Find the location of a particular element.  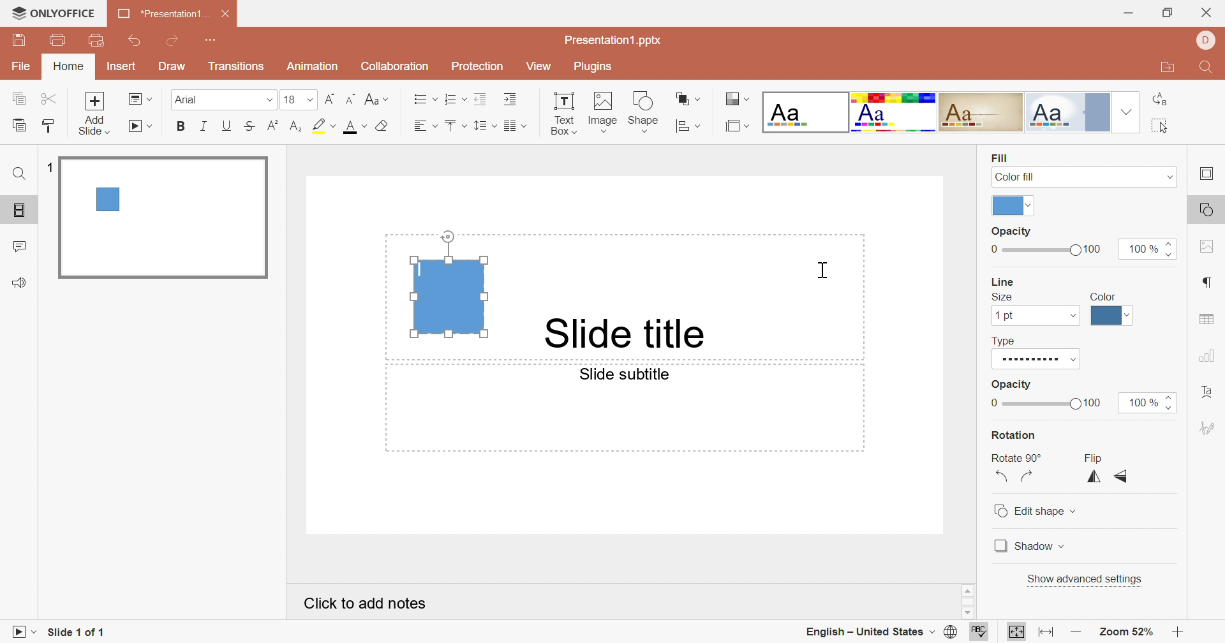

100% is located at coordinates (1139, 402).